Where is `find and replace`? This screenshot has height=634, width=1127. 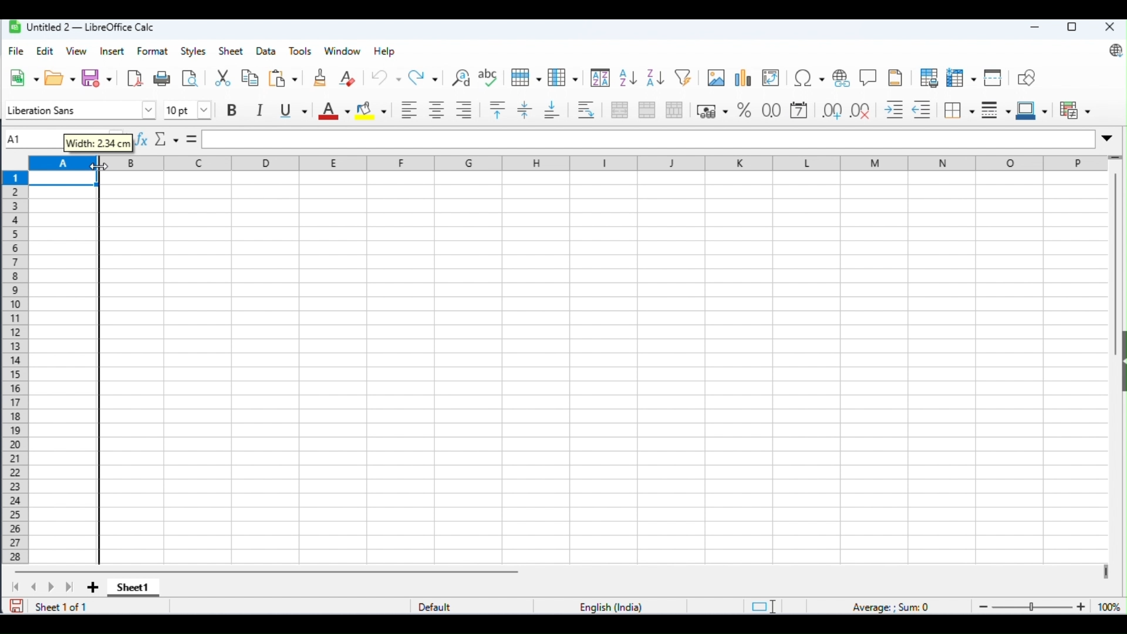
find and replace is located at coordinates (462, 77).